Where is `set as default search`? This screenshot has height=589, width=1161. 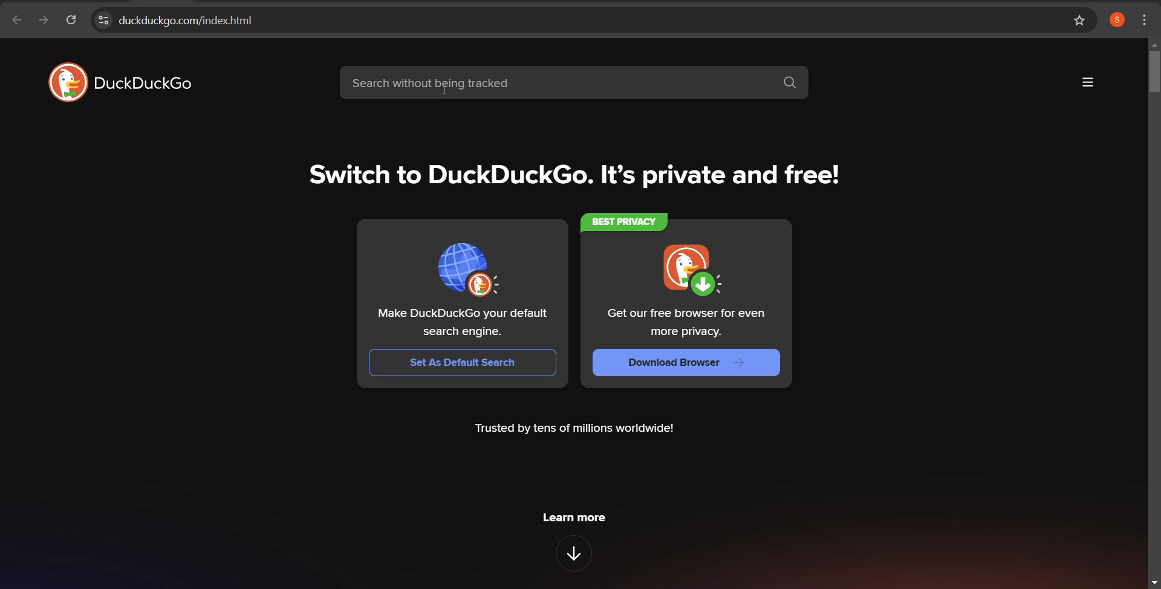 set as default search is located at coordinates (463, 259).